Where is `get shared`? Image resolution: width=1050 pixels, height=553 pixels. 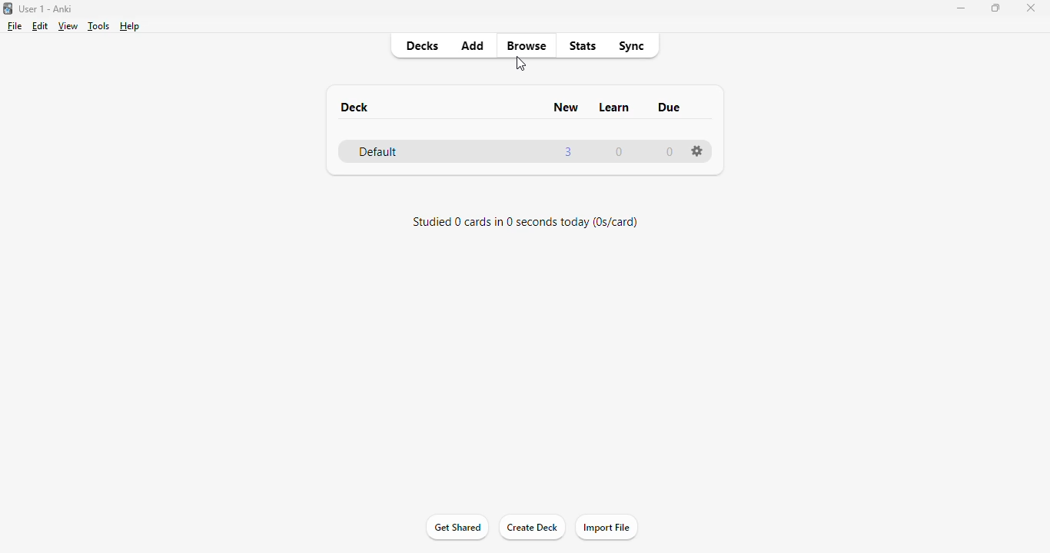 get shared is located at coordinates (457, 528).